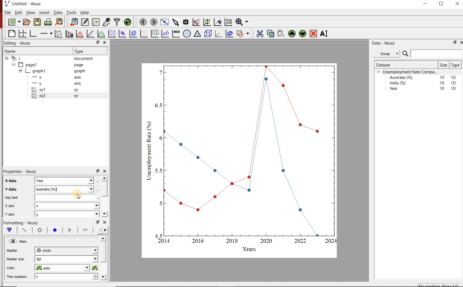  Describe the element at coordinates (95, 268) in the screenshot. I see `choose color` at that location.